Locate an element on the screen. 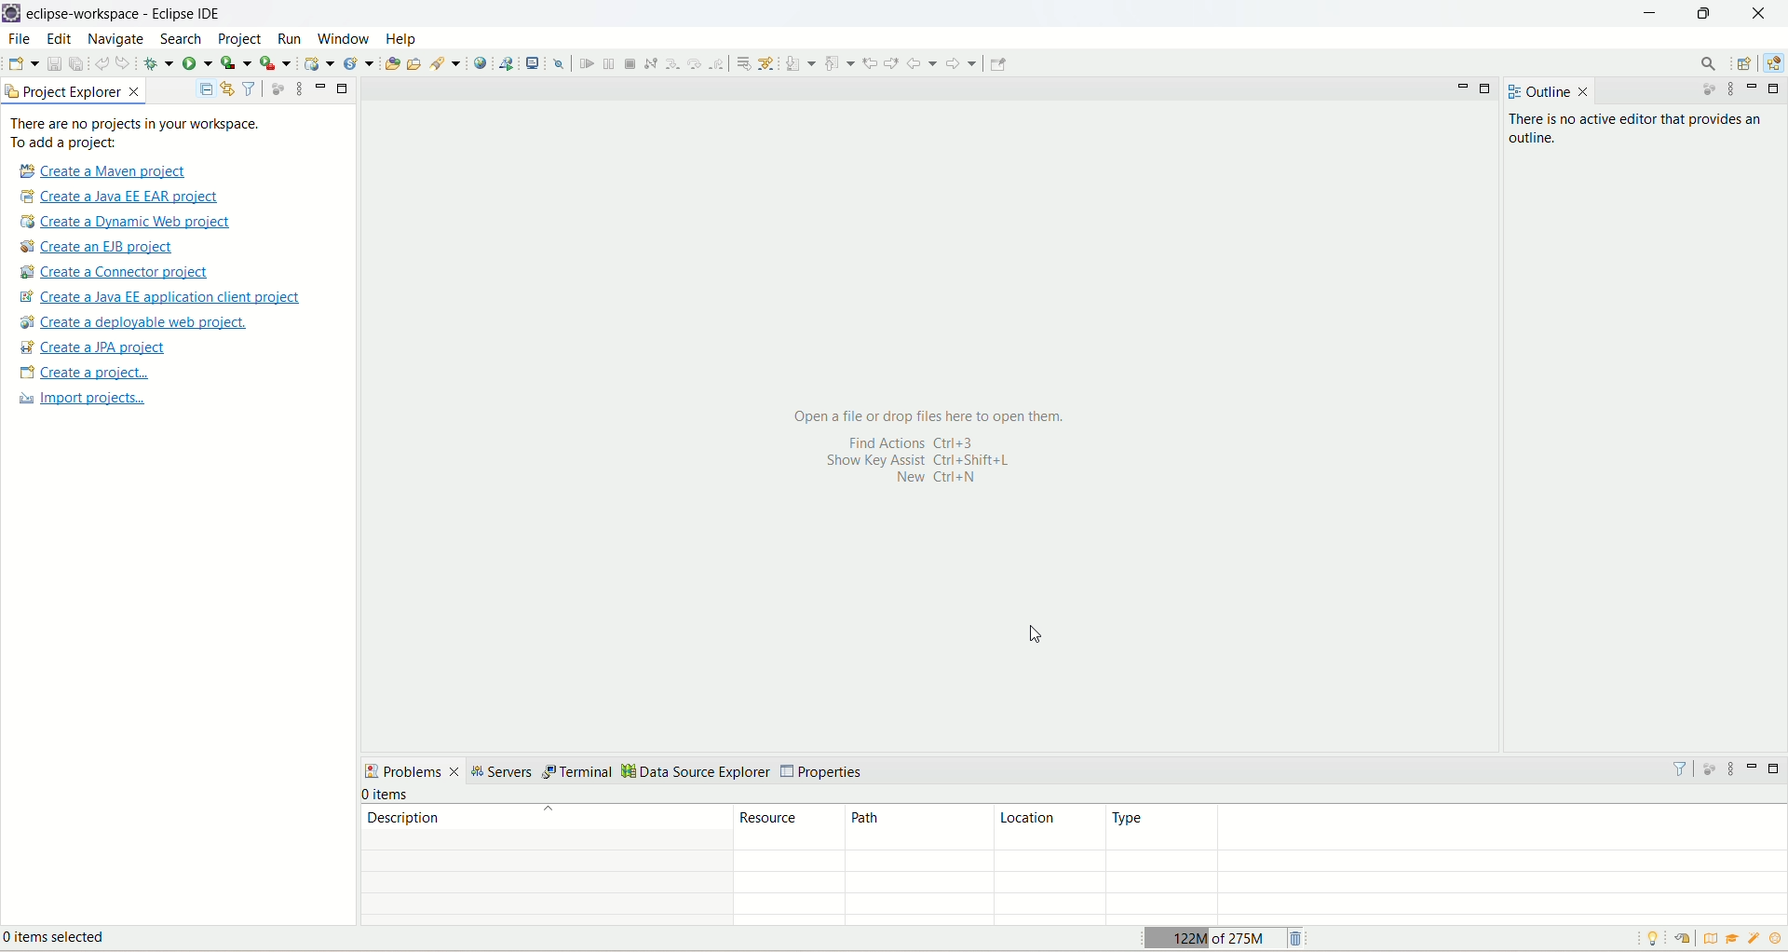 This screenshot has width=1788, height=952. minimize is located at coordinates (1755, 766).